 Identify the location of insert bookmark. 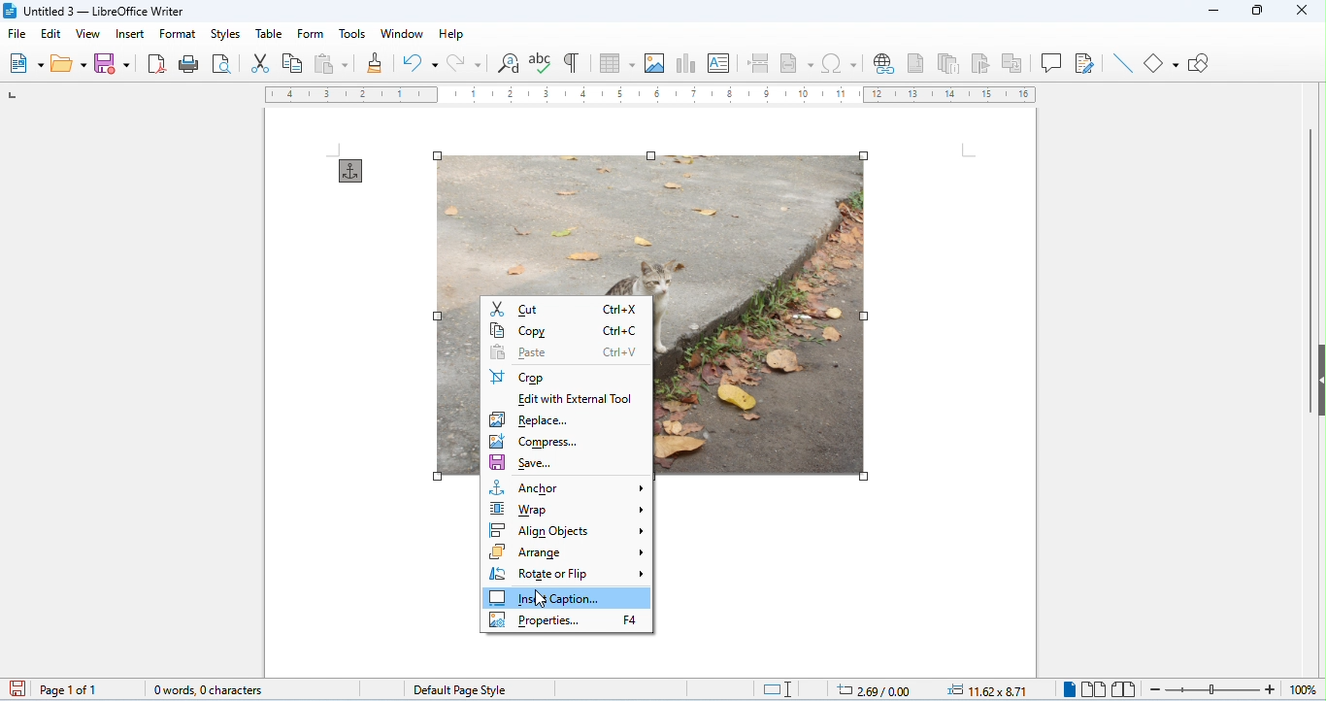
(983, 63).